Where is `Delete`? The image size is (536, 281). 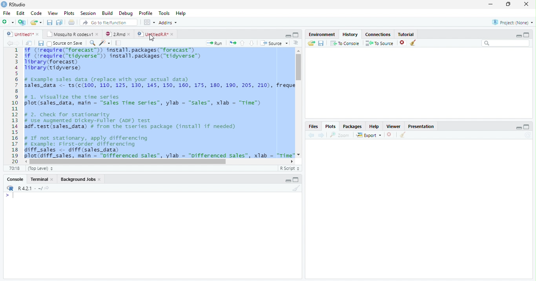
Delete is located at coordinates (402, 42).